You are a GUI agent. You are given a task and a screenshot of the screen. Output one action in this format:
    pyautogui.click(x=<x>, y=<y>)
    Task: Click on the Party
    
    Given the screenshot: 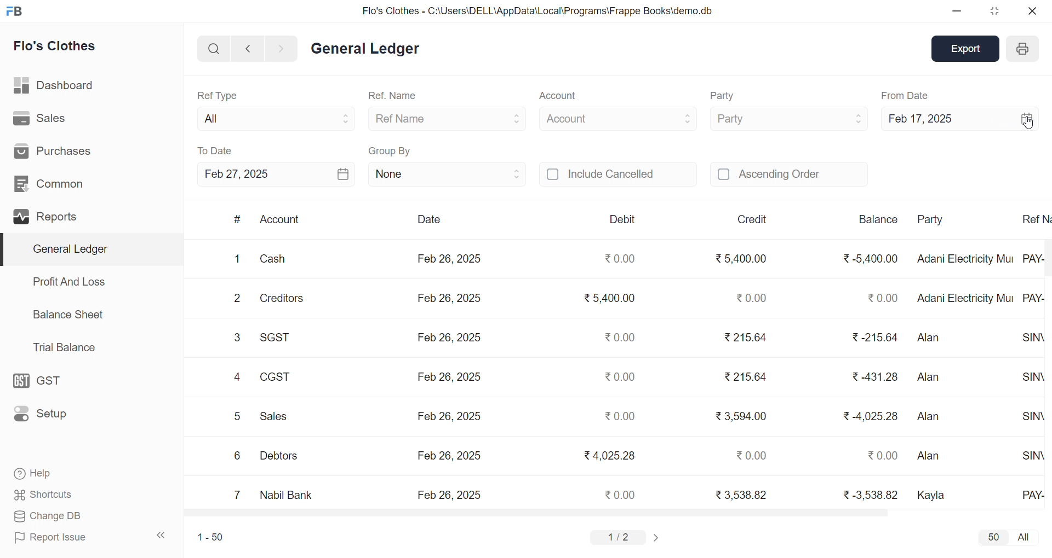 What is the action you would take?
    pyautogui.click(x=937, y=220)
    